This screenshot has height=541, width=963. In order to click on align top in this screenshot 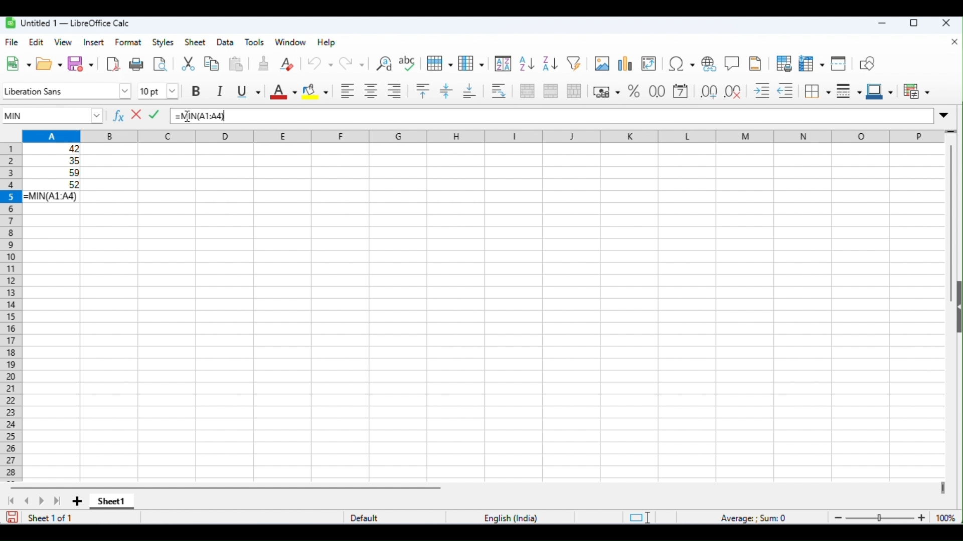, I will do `click(424, 91)`.